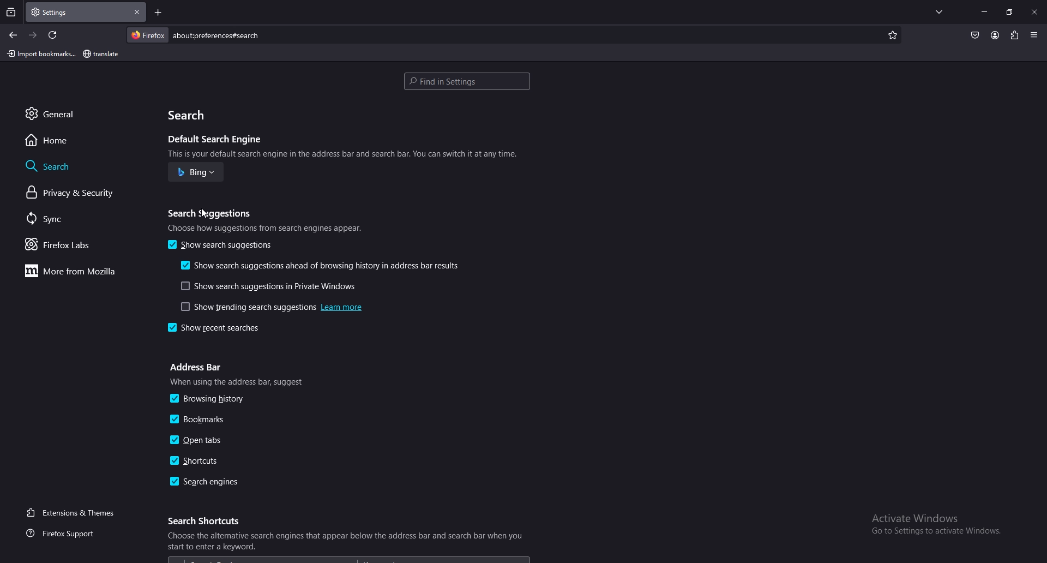 The width and height of the screenshot is (1047, 563). Describe the element at coordinates (240, 382) in the screenshot. I see `info` at that location.